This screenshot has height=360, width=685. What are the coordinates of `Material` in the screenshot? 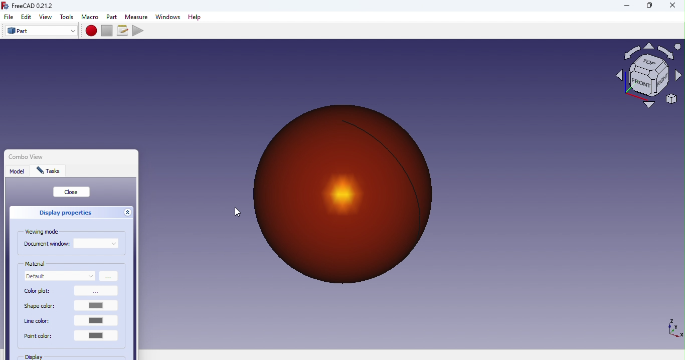 It's located at (37, 264).